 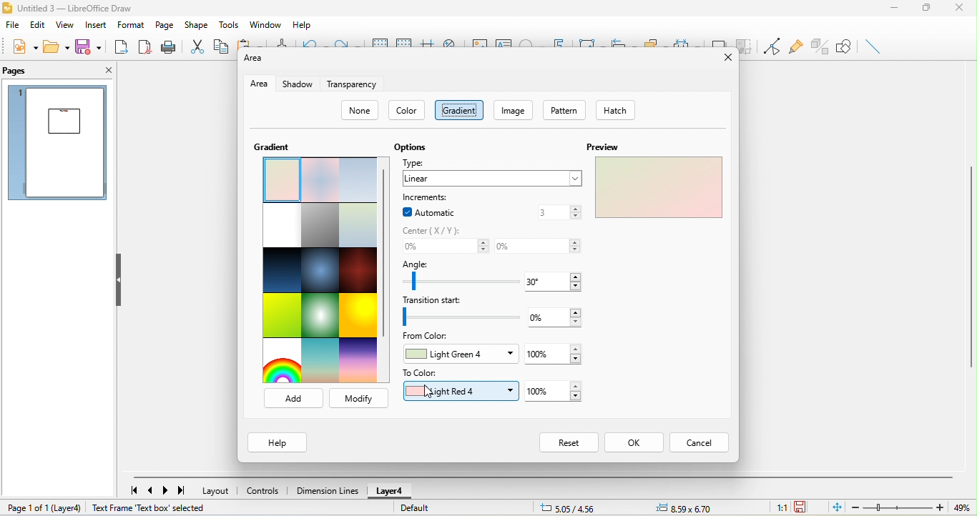 I want to click on light green 4, so click(x=460, y=356).